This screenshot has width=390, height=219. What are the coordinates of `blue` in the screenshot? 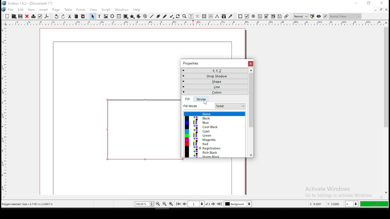 It's located at (214, 122).